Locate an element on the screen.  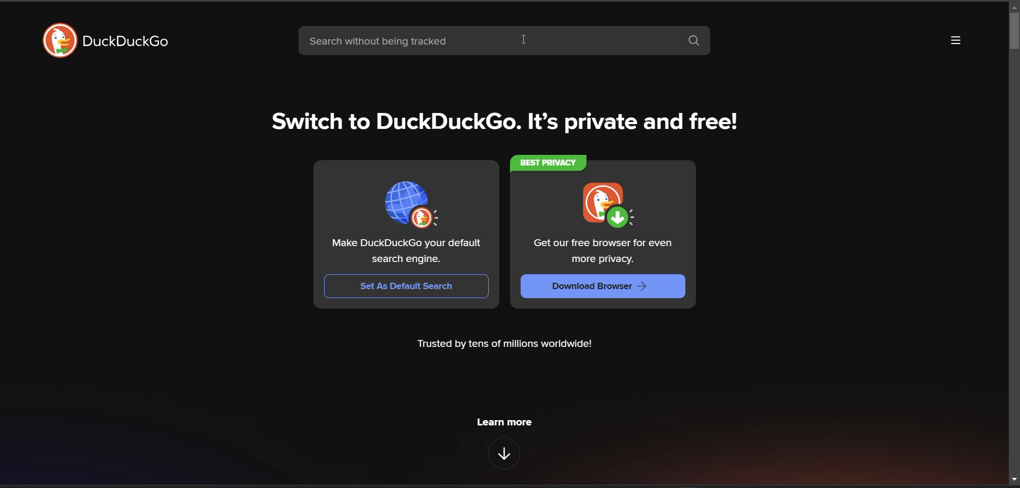
learn more is located at coordinates (508, 422).